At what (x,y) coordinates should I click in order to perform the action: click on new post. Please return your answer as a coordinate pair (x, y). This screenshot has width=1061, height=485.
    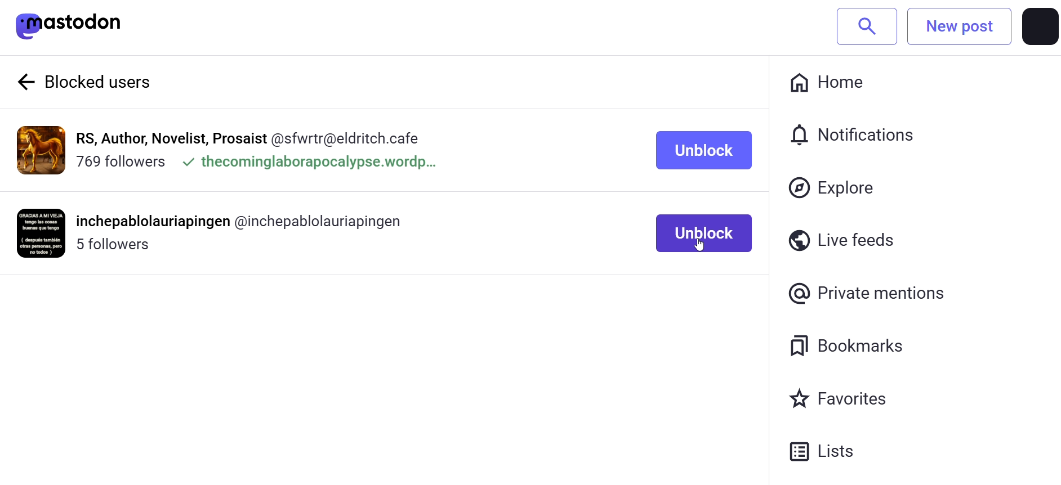
    Looking at the image, I should click on (959, 26).